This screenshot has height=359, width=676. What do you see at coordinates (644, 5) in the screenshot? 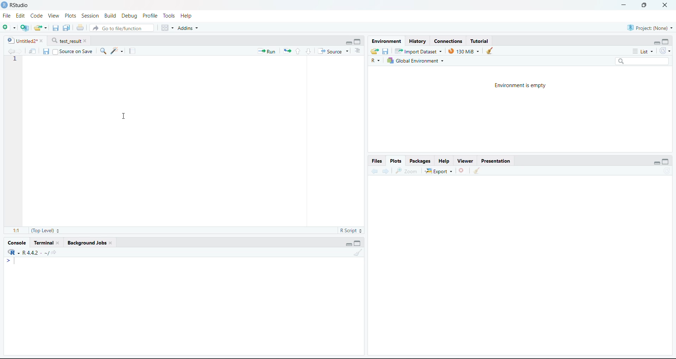
I see `Maximize` at bounding box center [644, 5].